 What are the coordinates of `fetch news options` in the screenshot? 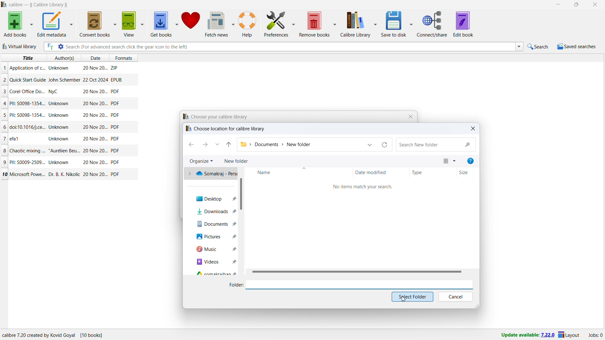 It's located at (234, 24).